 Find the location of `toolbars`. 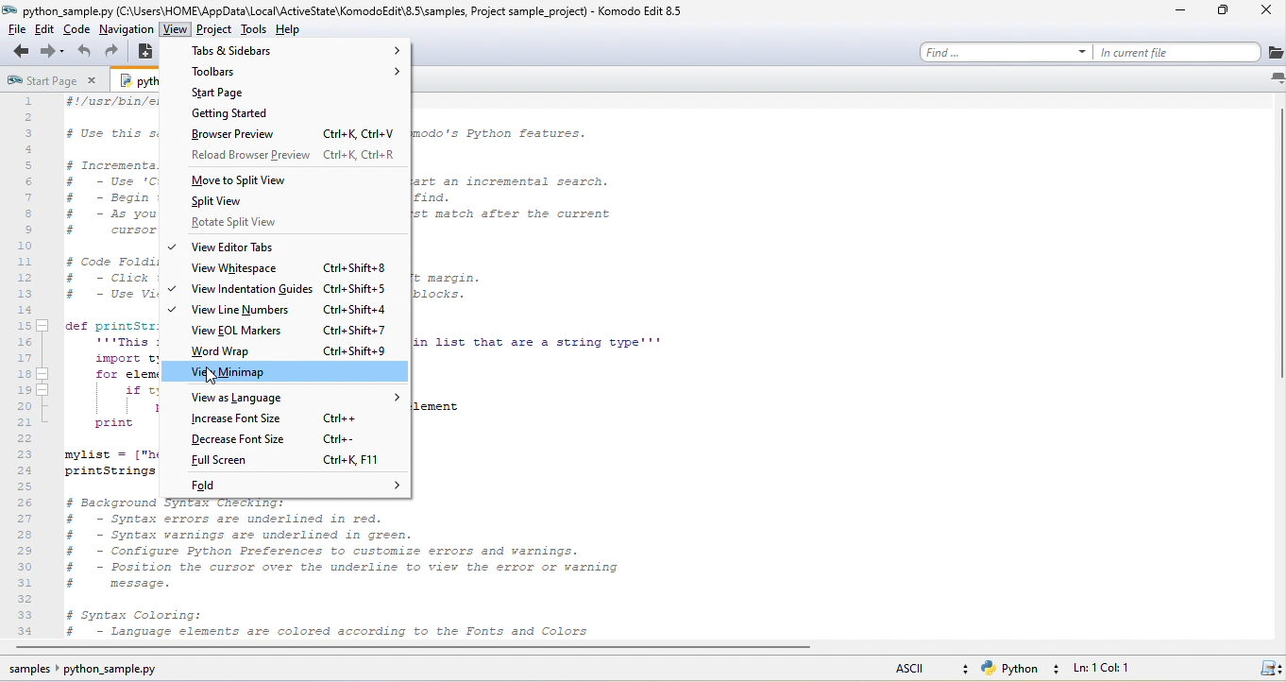

toolbars is located at coordinates (295, 74).